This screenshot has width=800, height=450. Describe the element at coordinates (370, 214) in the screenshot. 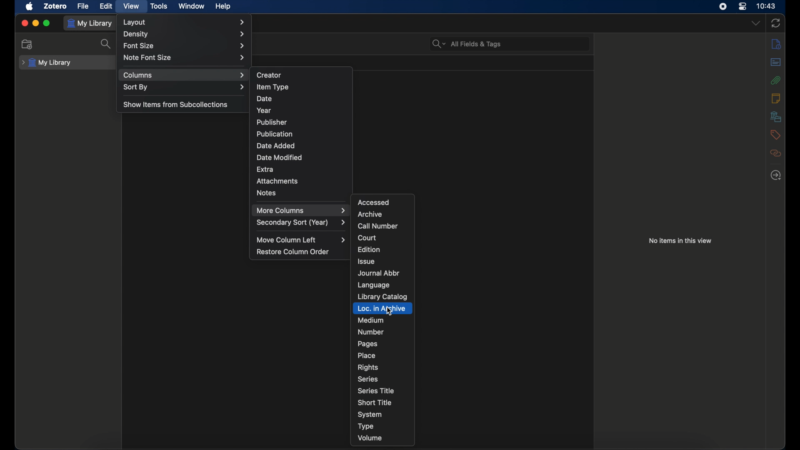

I see `archive` at that location.